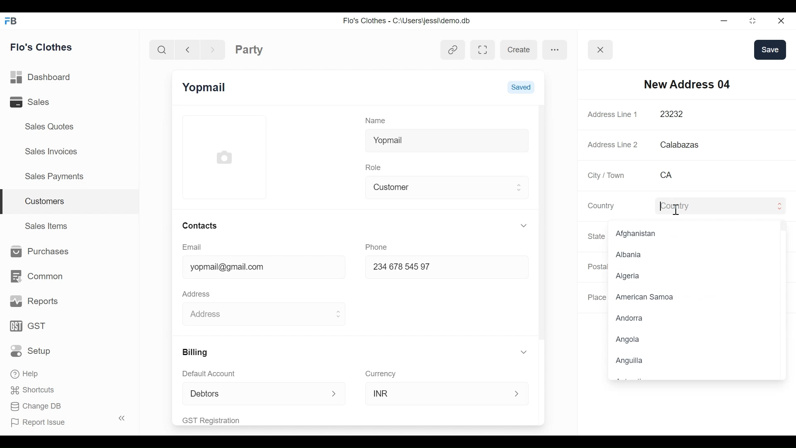 The width and height of the screenshot is (796, 448). Describe the element at coordinates (525, 352) in the screenshot. I see `Expand` at that location.